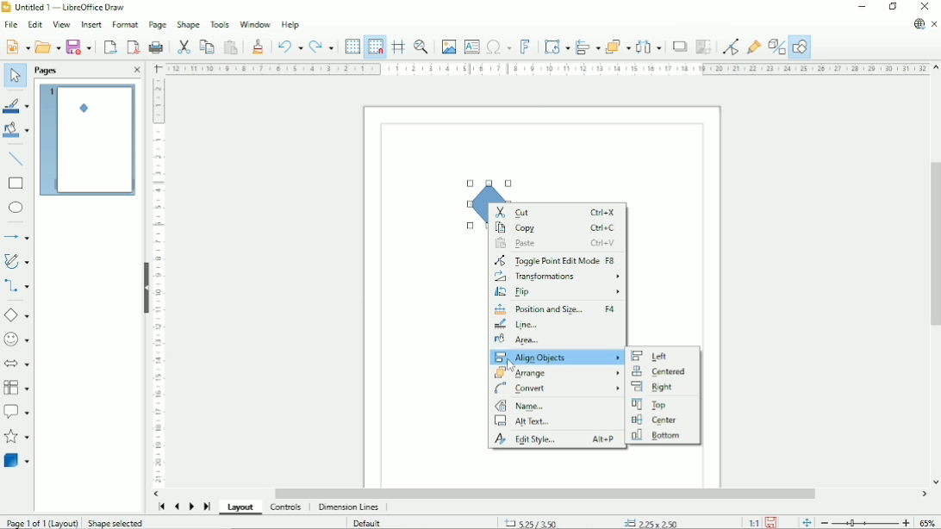  I want to click on Save, so click(80, 47).